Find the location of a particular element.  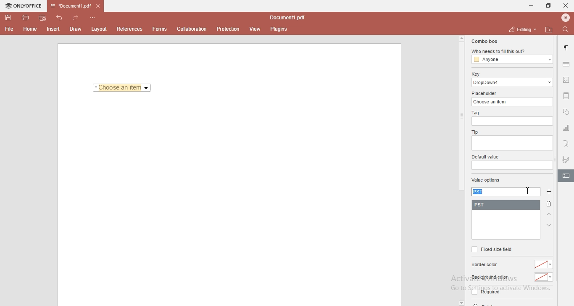

plugins is located at coordinates (279, 29).